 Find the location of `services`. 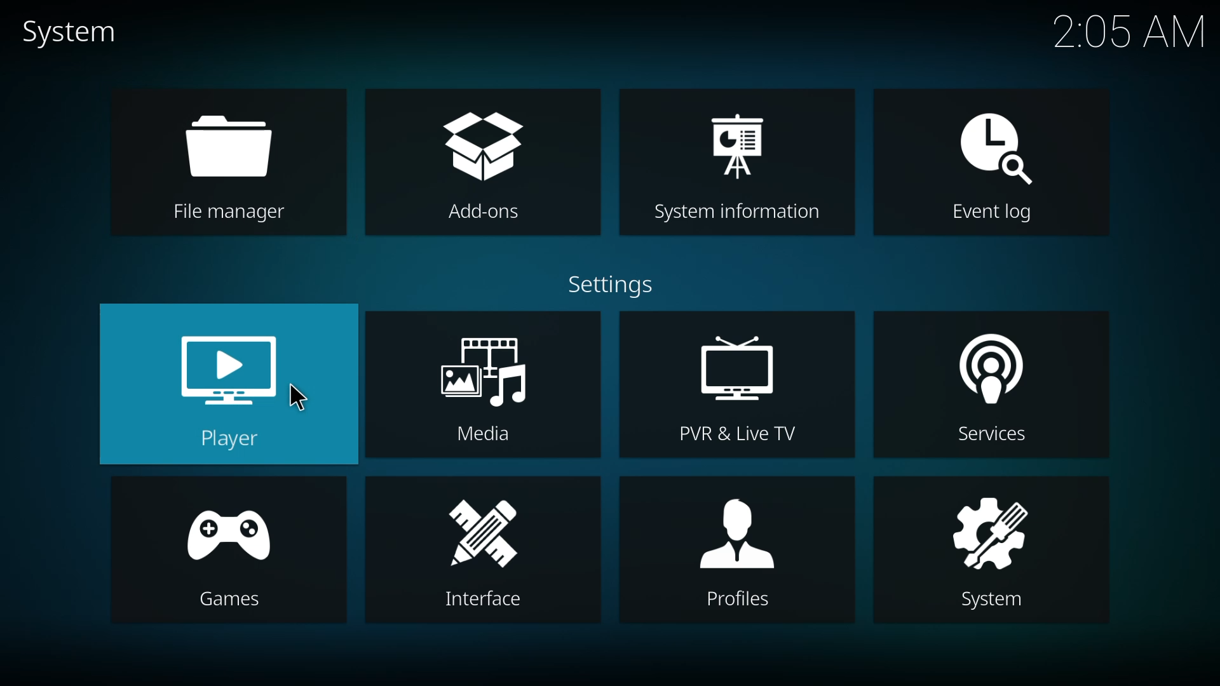

services is located at coordinates (988, 387).